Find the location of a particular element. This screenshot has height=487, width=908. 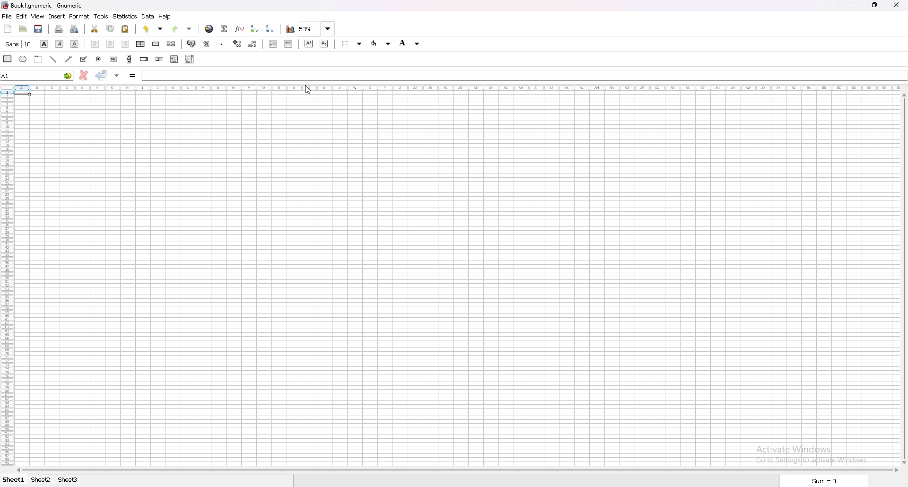

accounting is located at coordinates (192, 43).